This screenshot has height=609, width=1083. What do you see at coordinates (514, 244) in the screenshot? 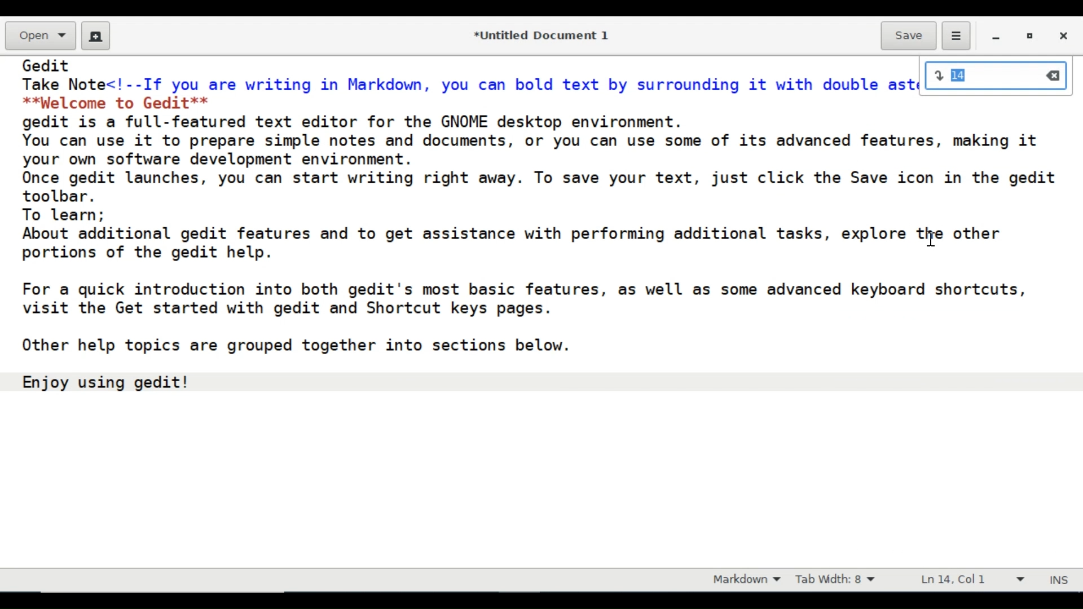
I see `About additional gedit features and to get assistance with performing additional tasks, explore the other
portions of the gedit help.` at bounding box center [514, 244].